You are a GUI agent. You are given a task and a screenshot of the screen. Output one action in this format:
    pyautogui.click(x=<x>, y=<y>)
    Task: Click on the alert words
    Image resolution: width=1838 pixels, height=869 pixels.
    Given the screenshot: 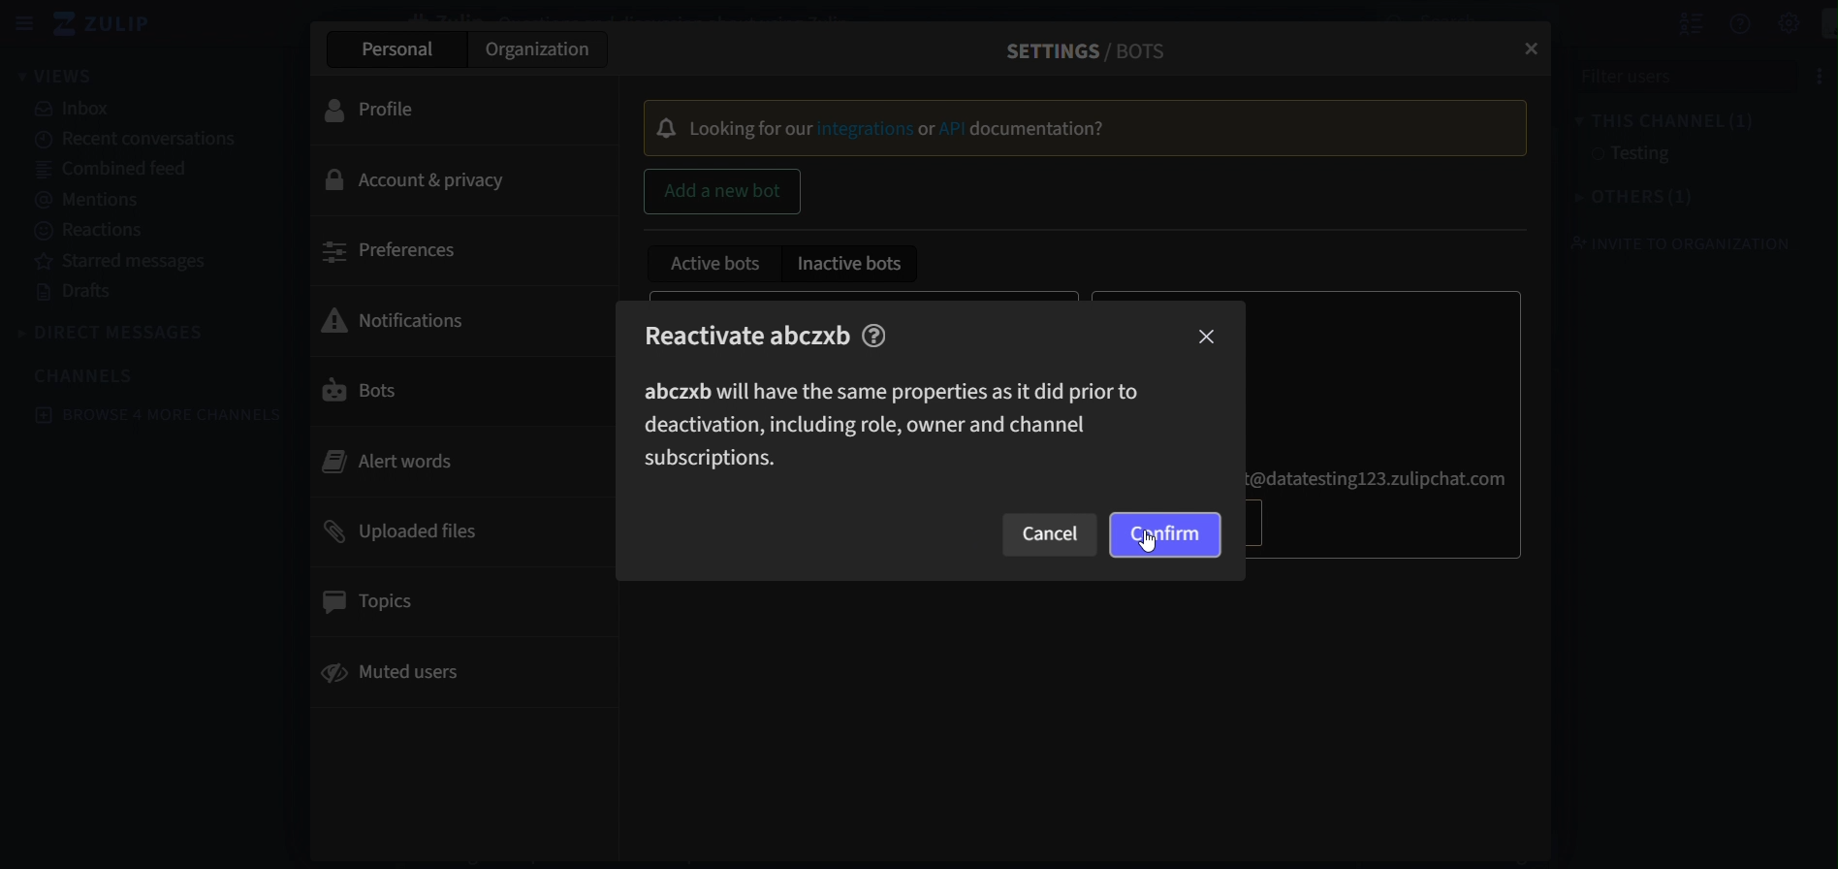 What is the action you would take?
    pyautogui.click(x=399, y=460)
    